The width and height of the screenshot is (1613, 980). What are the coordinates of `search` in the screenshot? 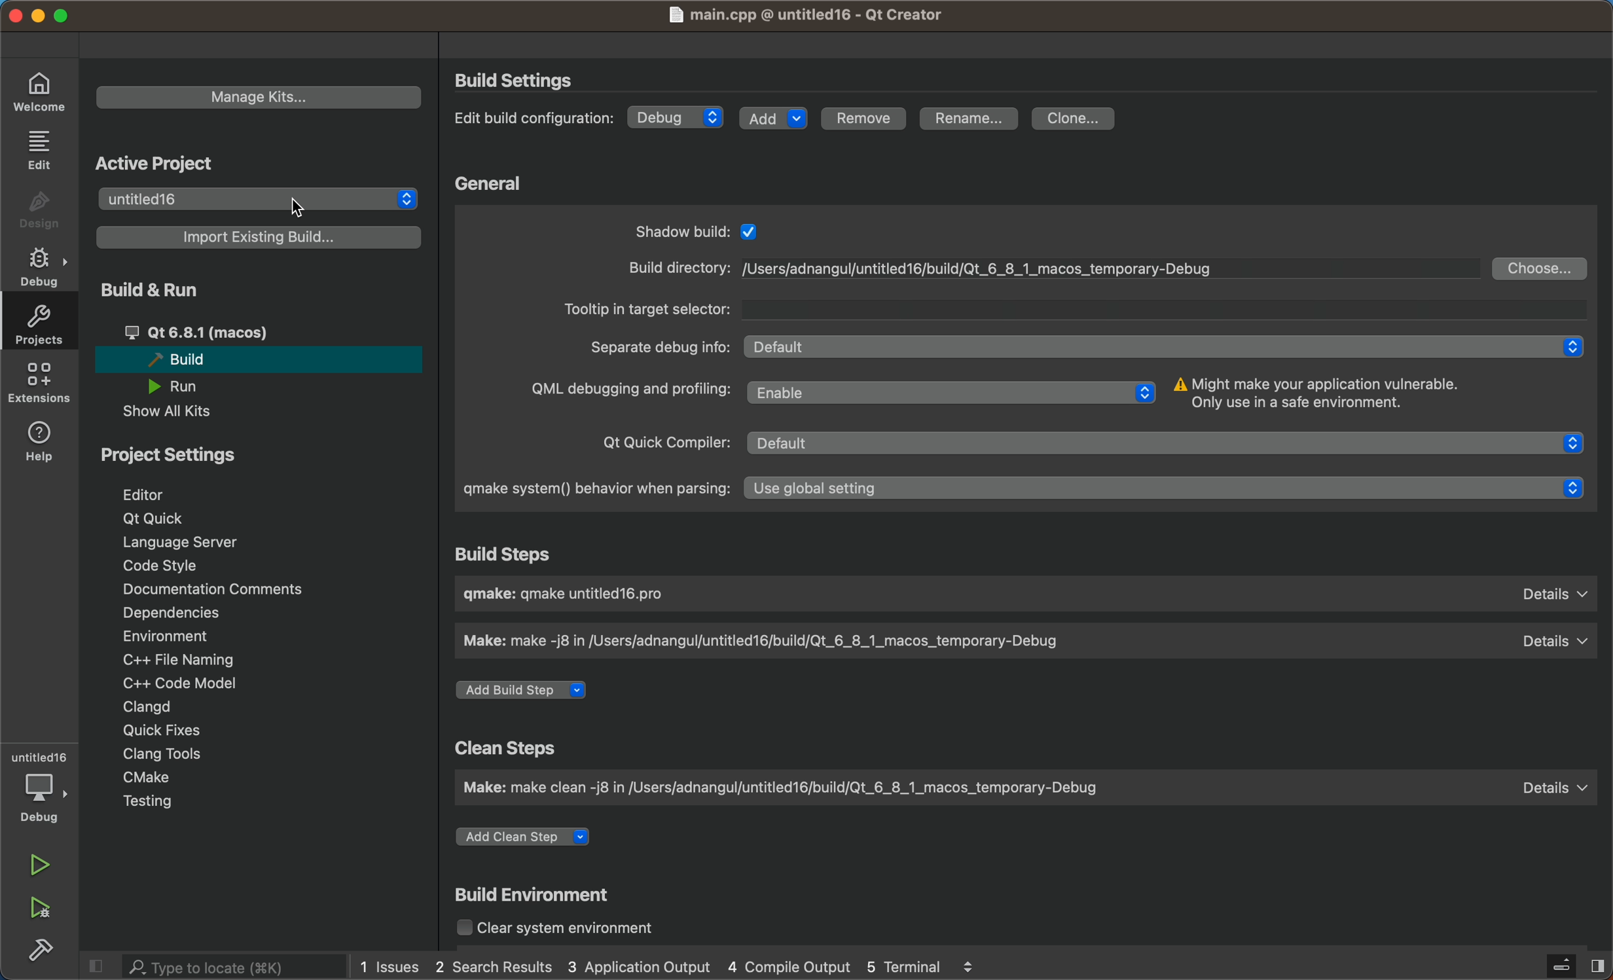 It's located at (217, 967).